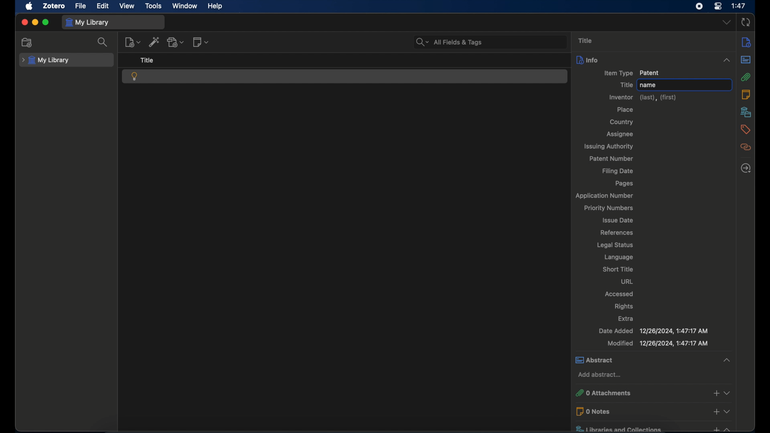 This screenshot has height=433, width=770. Describe the element at coordinates (626, 109) in the screenshot. I see `place` at that location.